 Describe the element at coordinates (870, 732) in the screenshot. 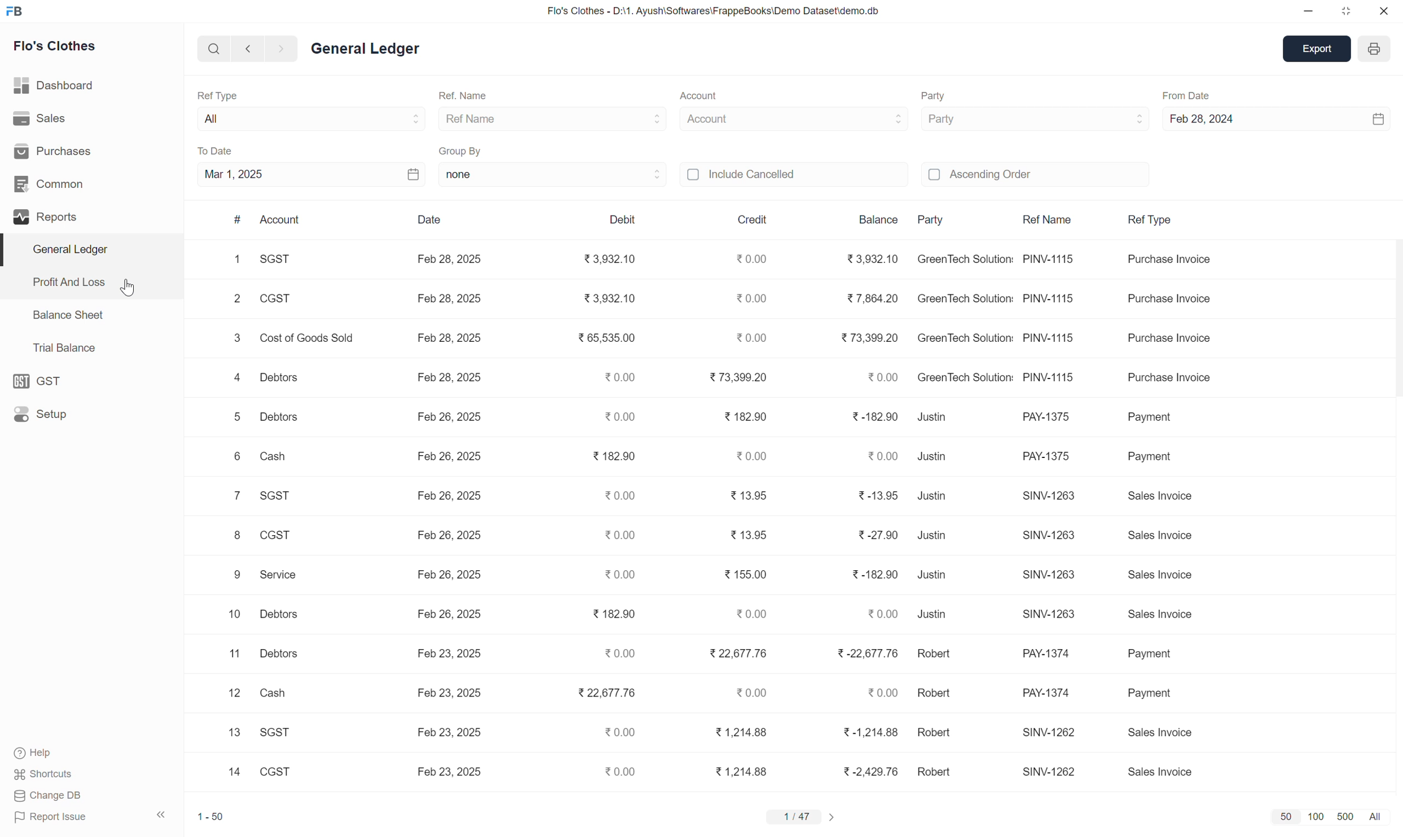

I see `₹-1,214.88` at that location.